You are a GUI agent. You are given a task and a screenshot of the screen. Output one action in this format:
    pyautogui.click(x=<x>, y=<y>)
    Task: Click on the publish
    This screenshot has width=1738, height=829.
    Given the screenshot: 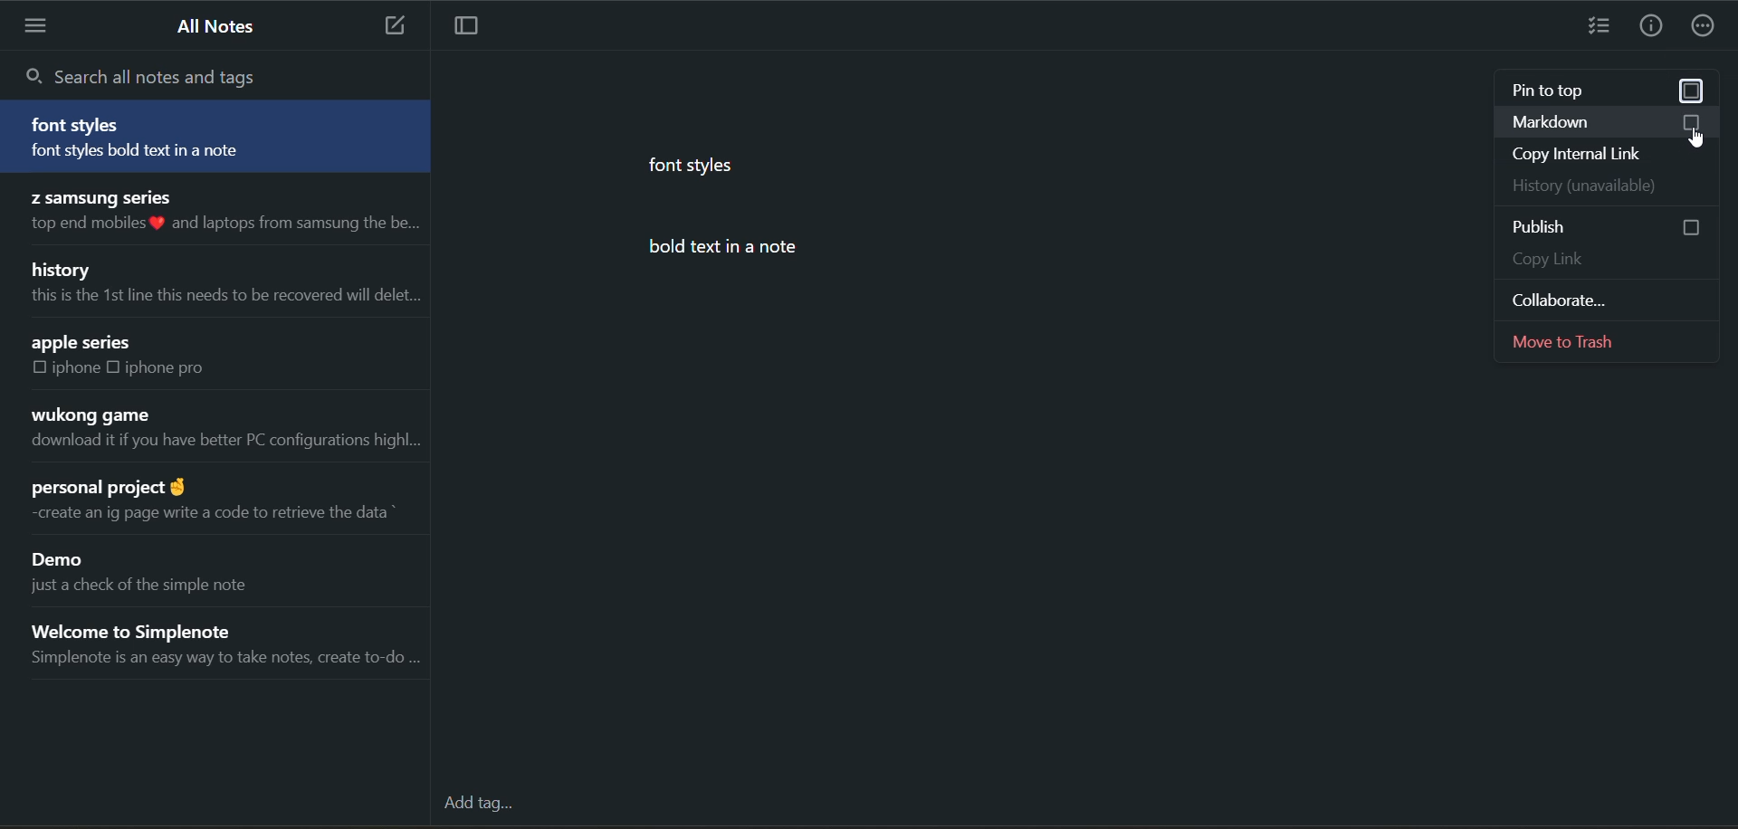 What is the action you would take?
    pyautogui.click(x=1556, y=229)
    